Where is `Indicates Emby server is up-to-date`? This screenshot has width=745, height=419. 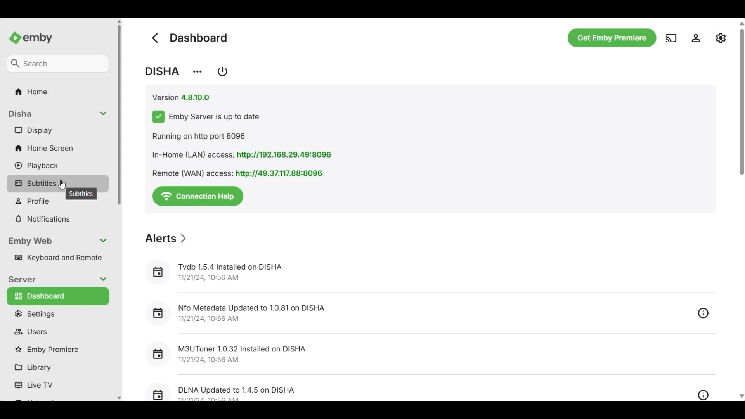
Indicates Emby server is up-to-date is located at coordinates (207, 117).